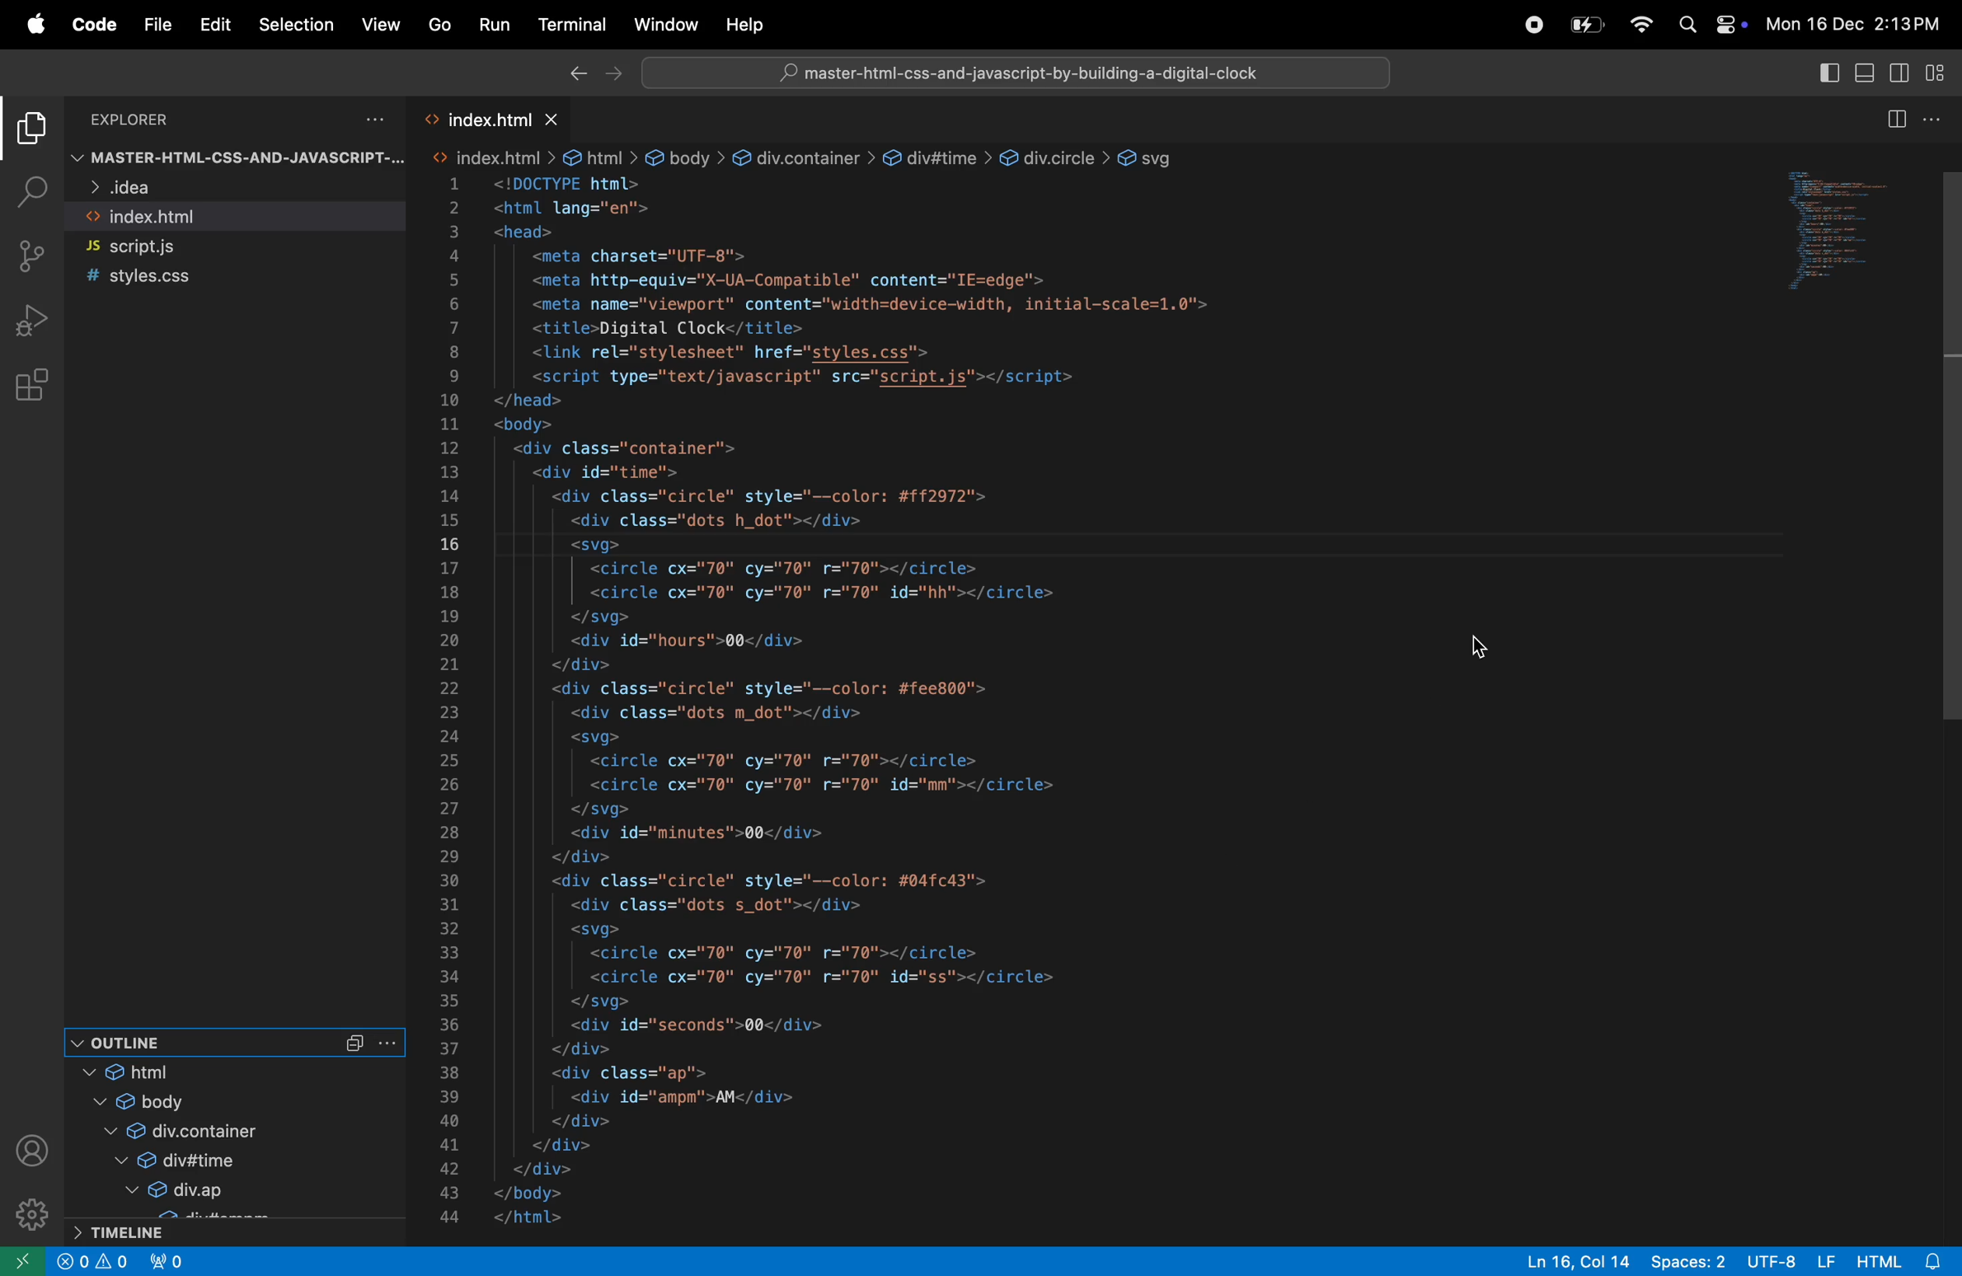  What do you see at coordinates (30, 130) in the screenshot?
I see `explorer` at bounding box center [30, 130].